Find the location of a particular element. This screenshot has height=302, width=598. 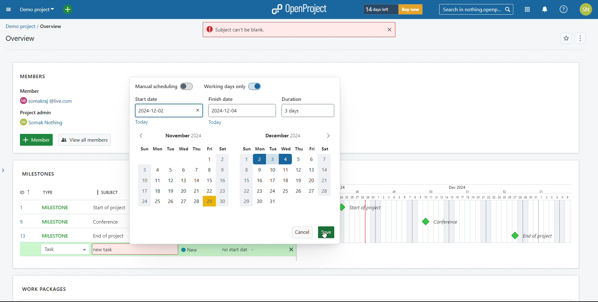

start date is located at coordinates (147, 99).